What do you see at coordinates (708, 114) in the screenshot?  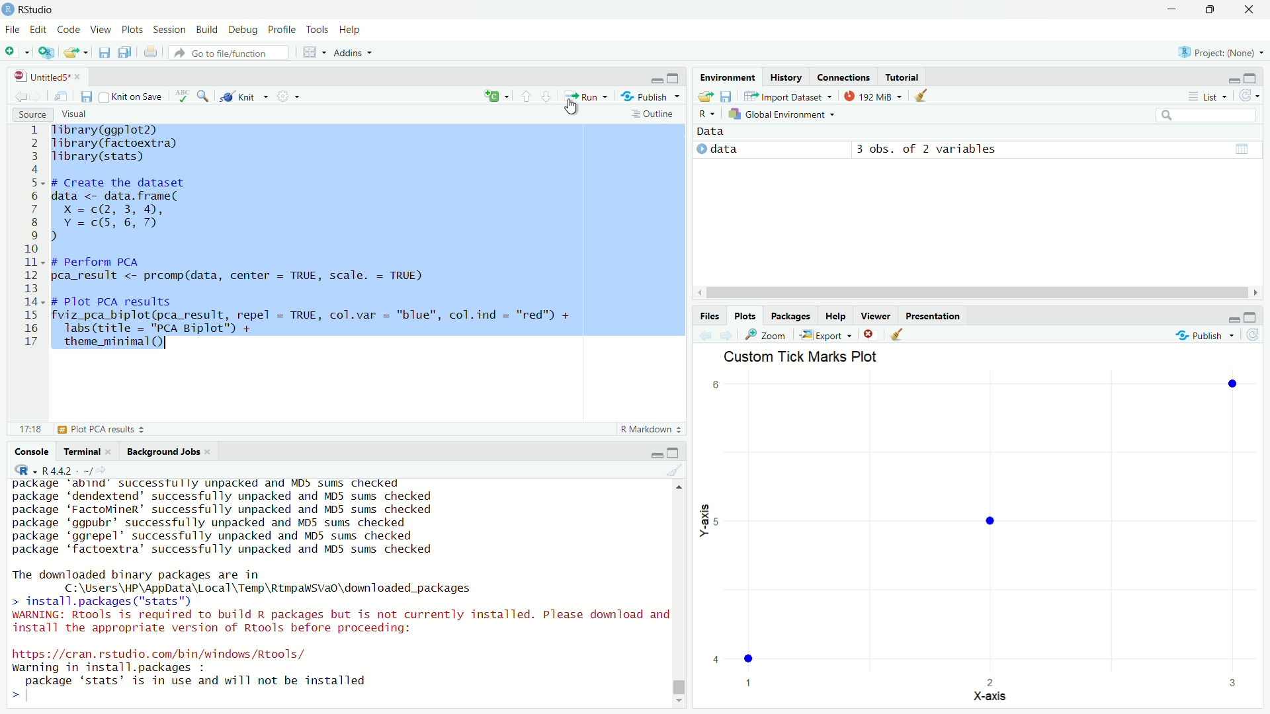 I see `R language` at bounding box center [708, 114].